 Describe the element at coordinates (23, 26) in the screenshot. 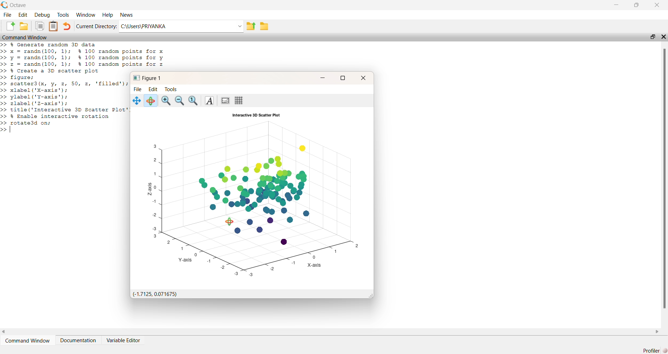

I see `folder` at that location.